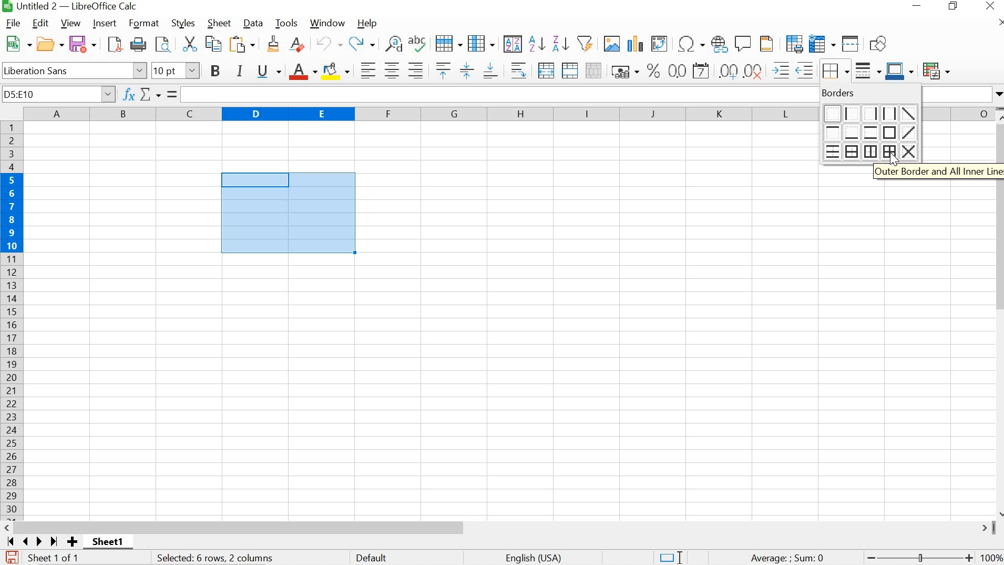 The width and height of the screenshot is (1004, 565). What do you see at coordinates (670, 557) in the screenshot?
I see `selection mode` at bounding box center [670, 557].